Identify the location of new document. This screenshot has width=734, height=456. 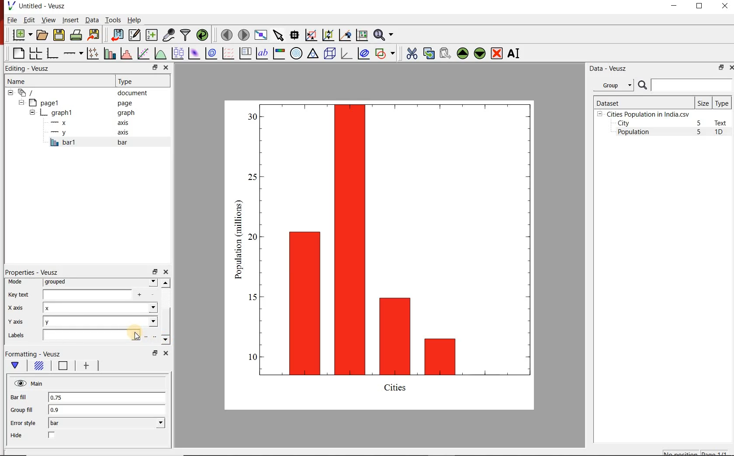
(21, 35).